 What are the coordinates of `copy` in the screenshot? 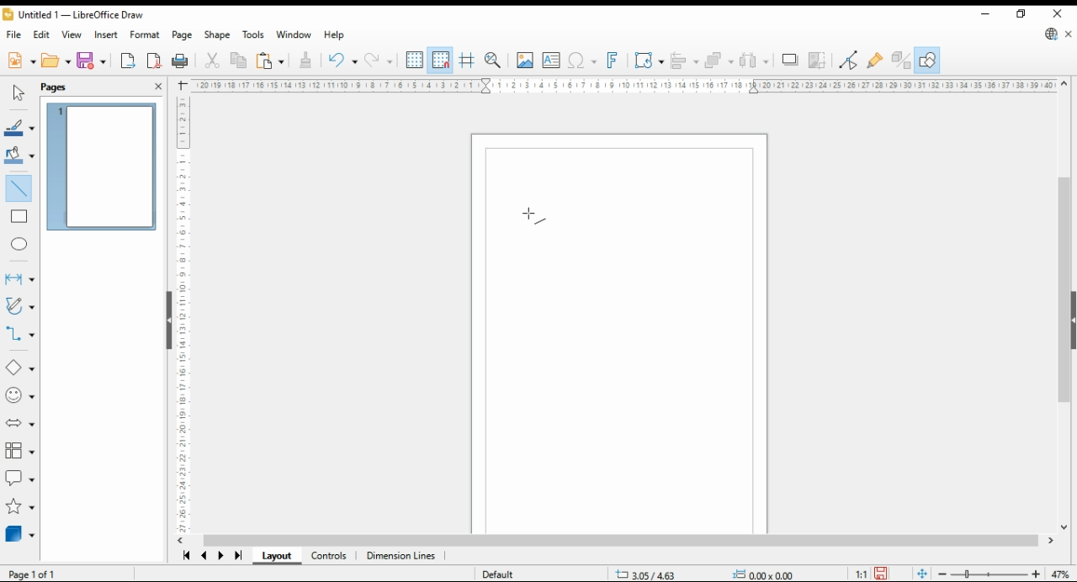 It's located at (237, 61).